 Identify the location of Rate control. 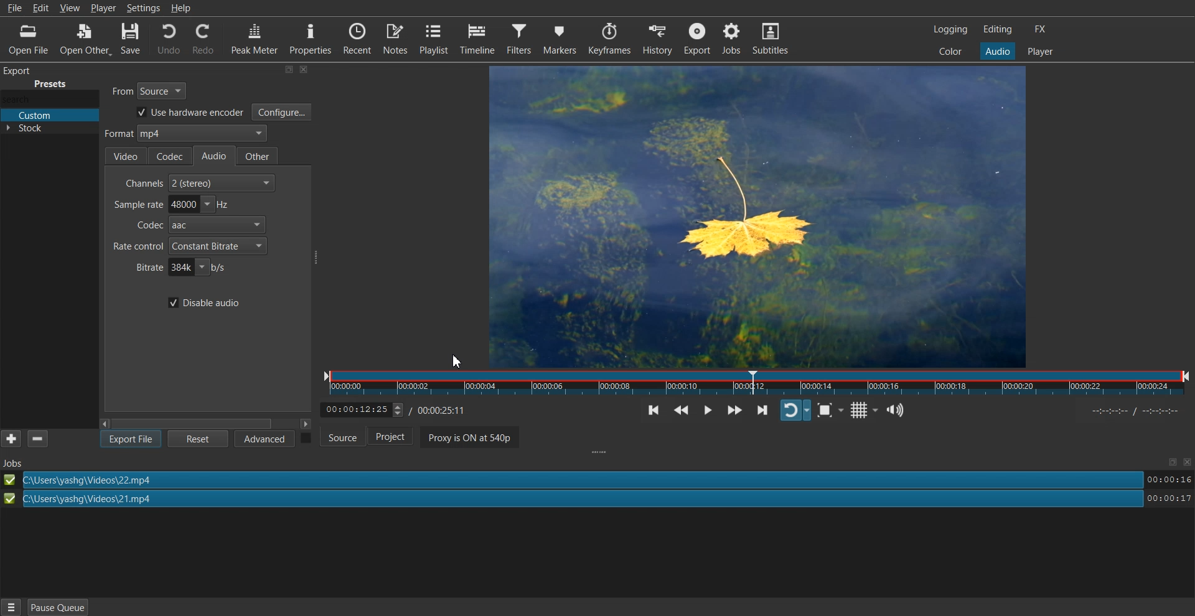
(189, 246).